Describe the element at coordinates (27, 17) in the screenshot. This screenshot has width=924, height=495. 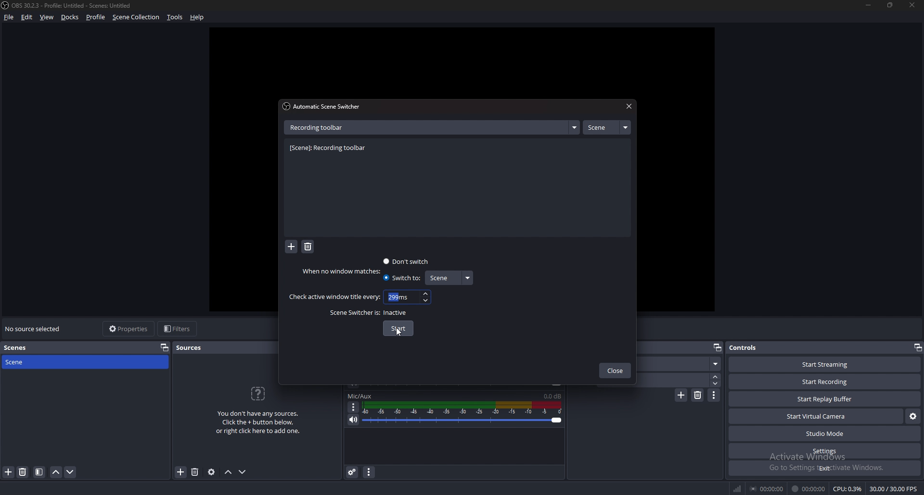
I see `edit` at that location.